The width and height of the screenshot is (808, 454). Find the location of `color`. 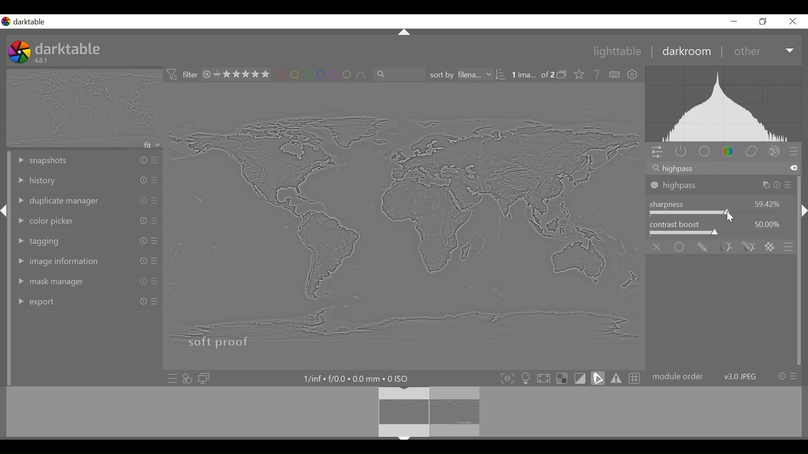

color is located at coordinates (728, 151).